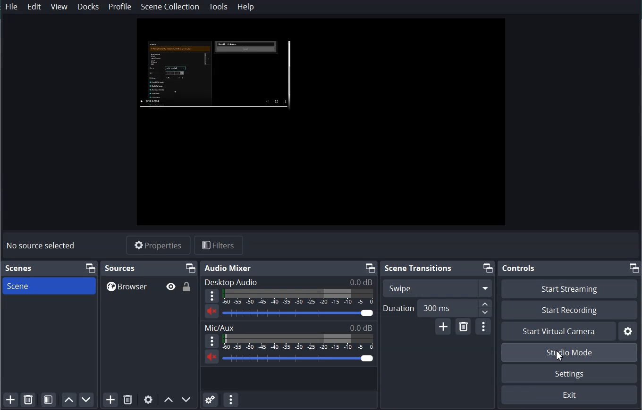  I want to click on Remove Configurable Transition, so click(463, 327).